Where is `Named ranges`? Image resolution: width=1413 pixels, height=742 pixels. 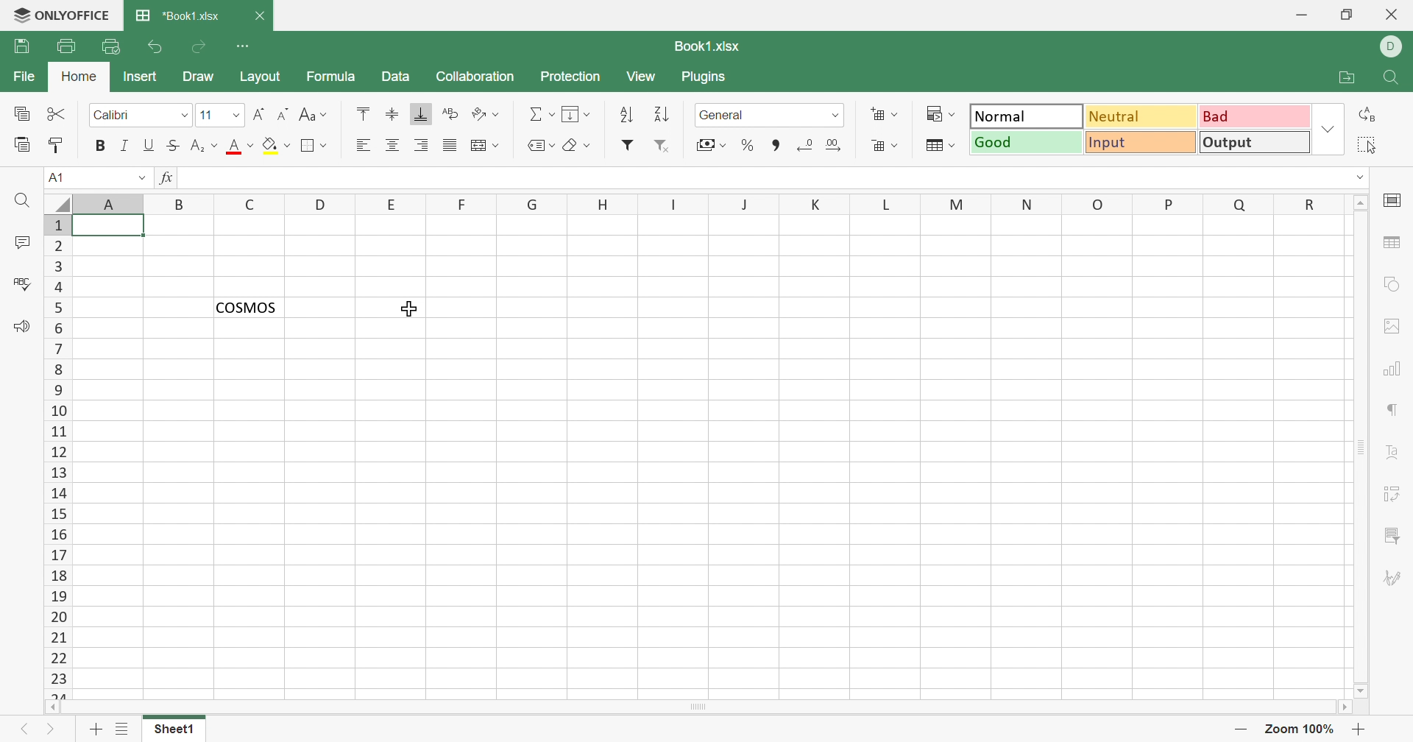 Named ranges is located at coordinates (544, 146).